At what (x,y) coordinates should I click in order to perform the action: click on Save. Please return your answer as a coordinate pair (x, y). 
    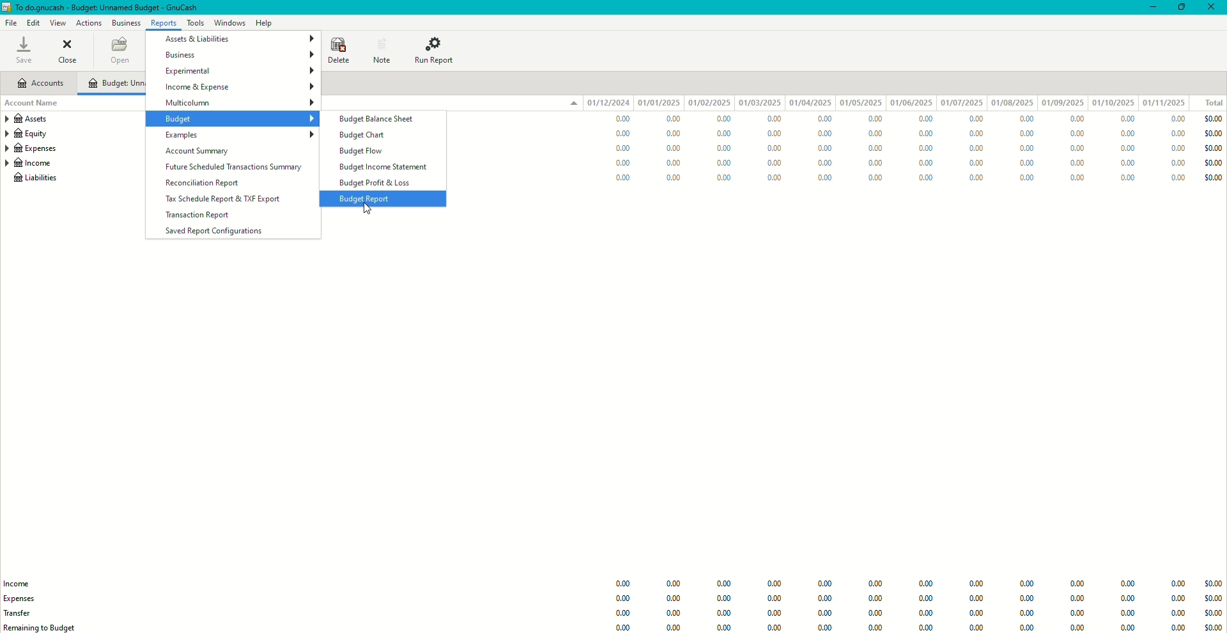
    Looking at the image, I should click on (23, 50).